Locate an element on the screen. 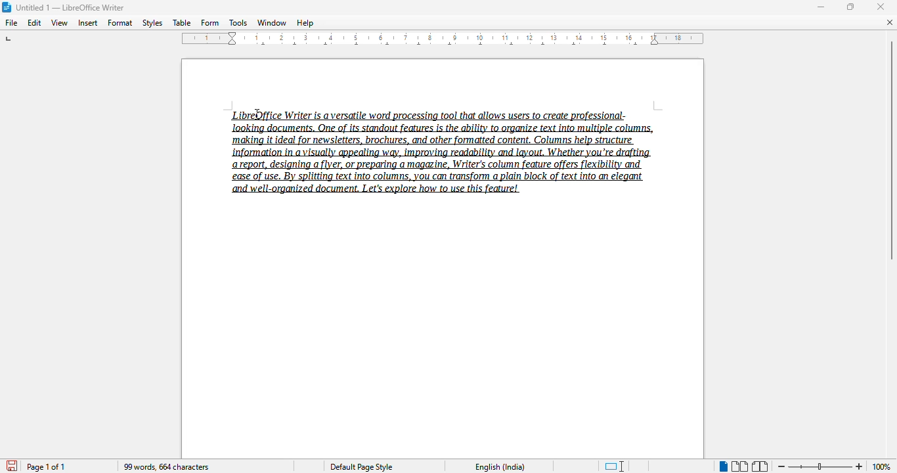 The image size is (897, 473). insert is located at coordinates (87, 23).